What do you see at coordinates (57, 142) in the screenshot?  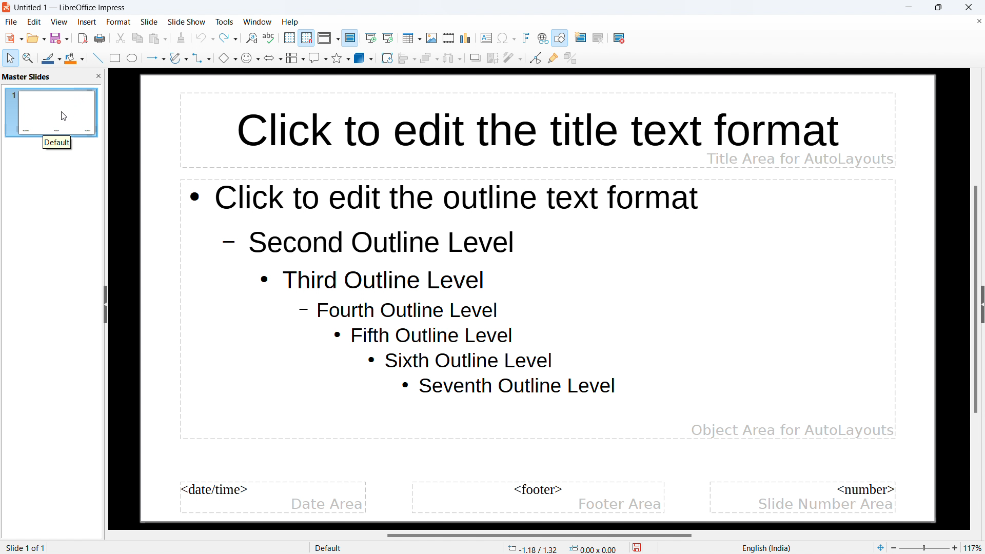 I see `default` at bounding box center [57, 142].